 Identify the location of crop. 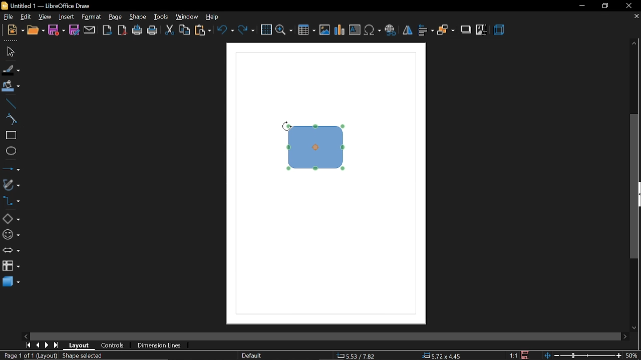
(482, 29).